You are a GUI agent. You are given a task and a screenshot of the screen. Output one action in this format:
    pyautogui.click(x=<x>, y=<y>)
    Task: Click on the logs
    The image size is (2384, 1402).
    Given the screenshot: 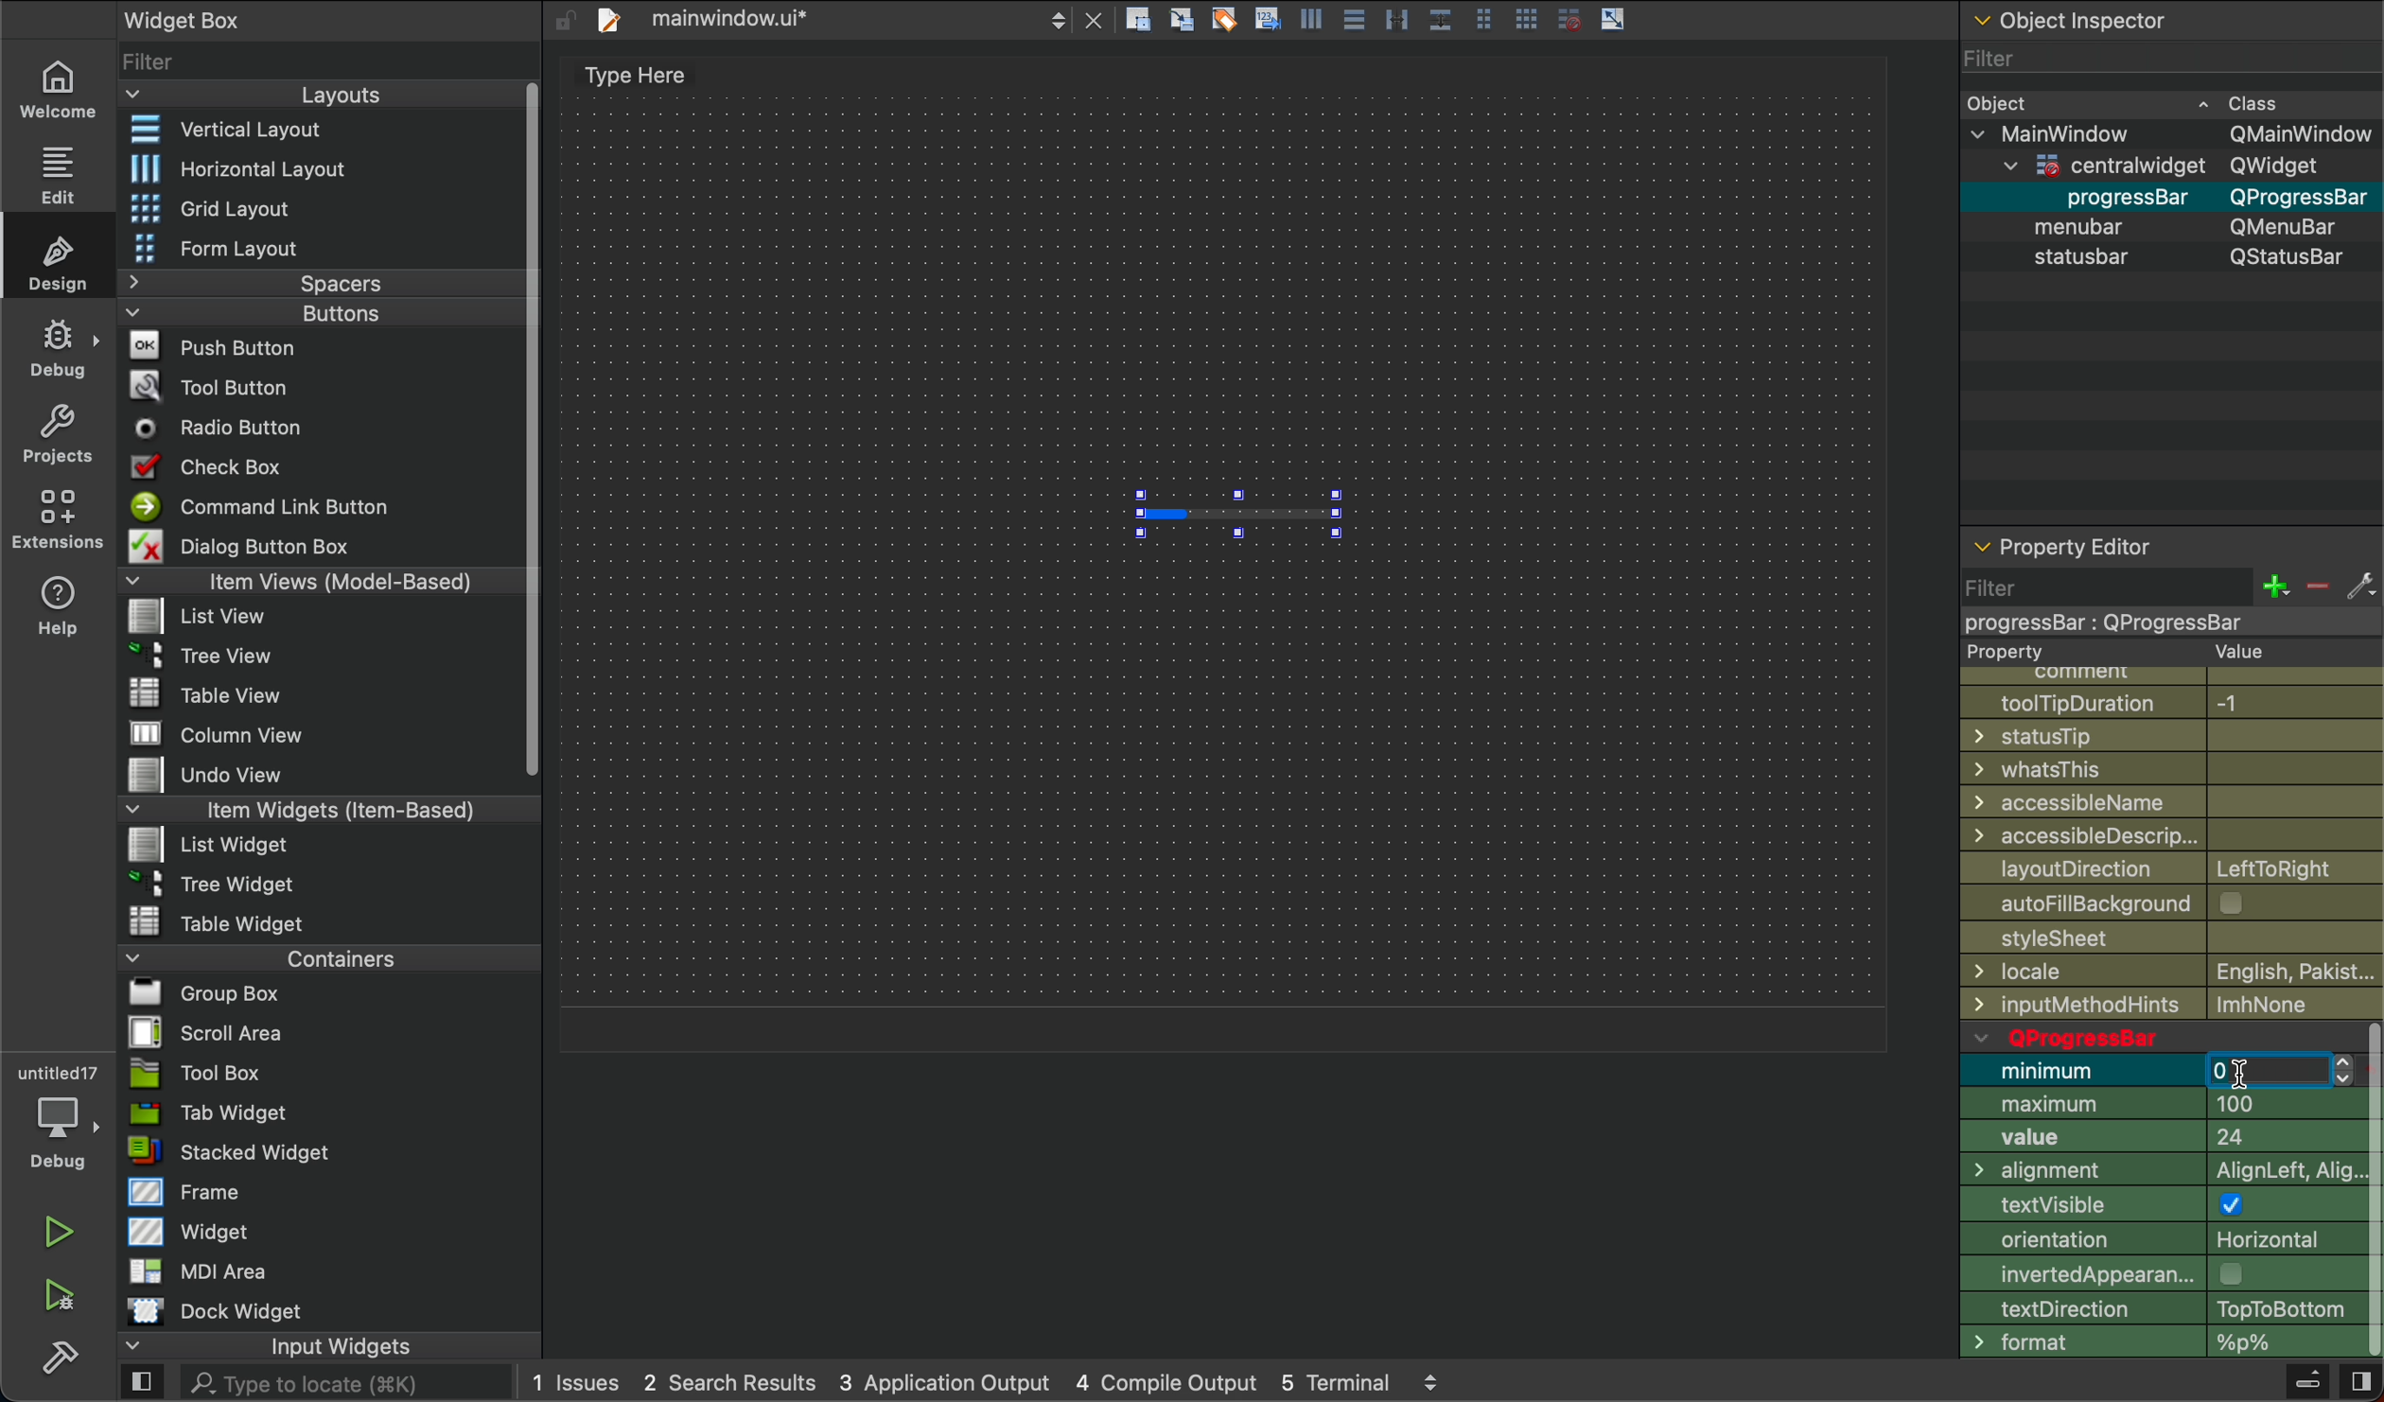 What is the action you would take?
    pyautogui.click(x=987, y=1385)
    